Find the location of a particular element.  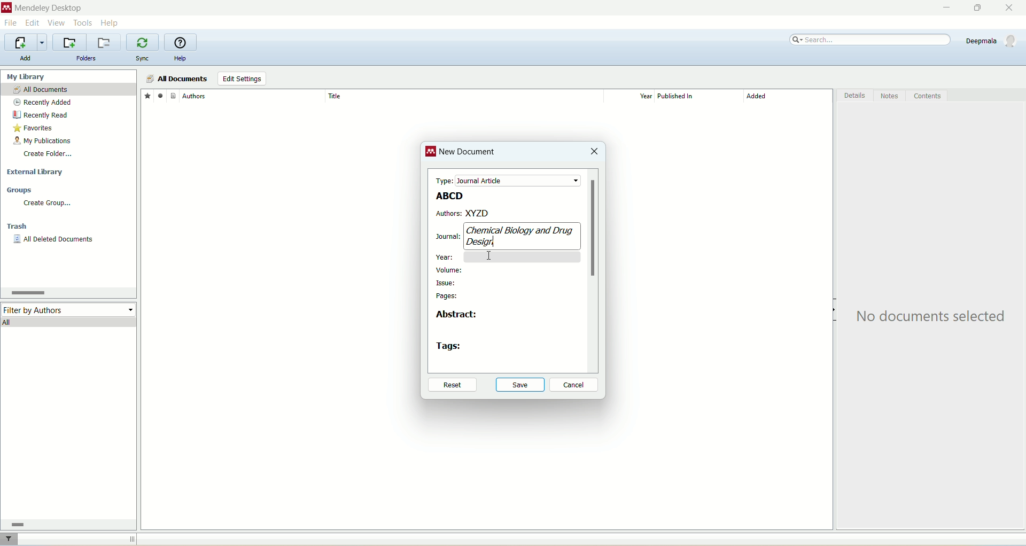

synchronize library with mendeley web is located at coordinates (144, 43).